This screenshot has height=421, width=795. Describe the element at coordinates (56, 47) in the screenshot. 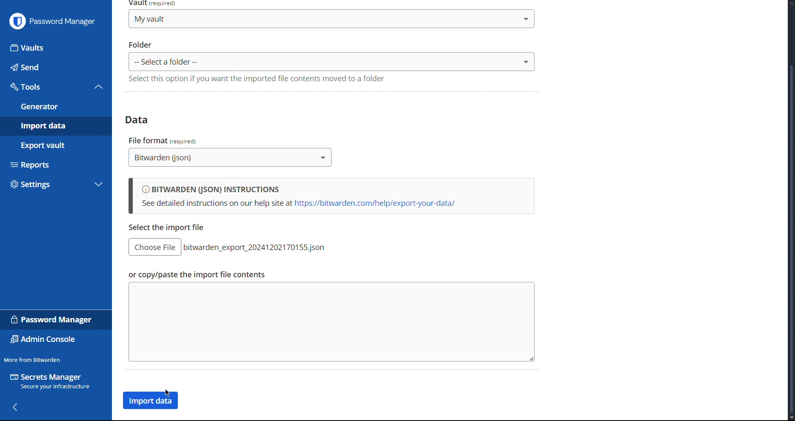

I see `Vaults` at that location.